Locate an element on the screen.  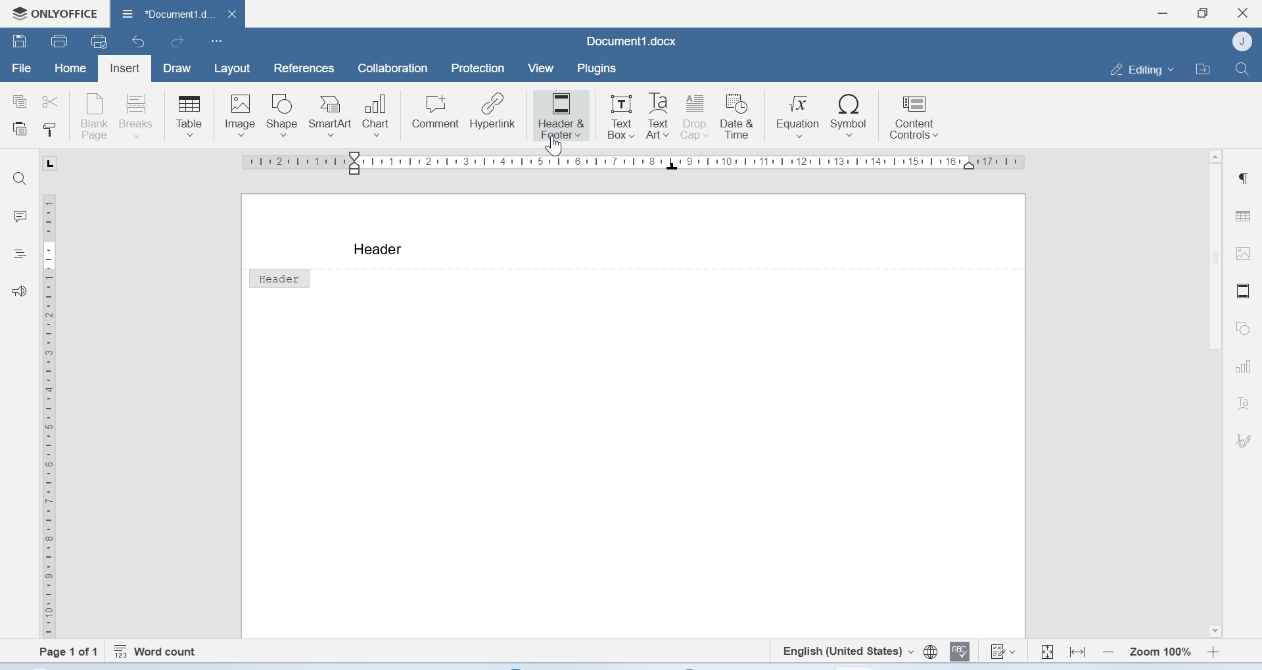
Image is located at coordinates (240, 114).